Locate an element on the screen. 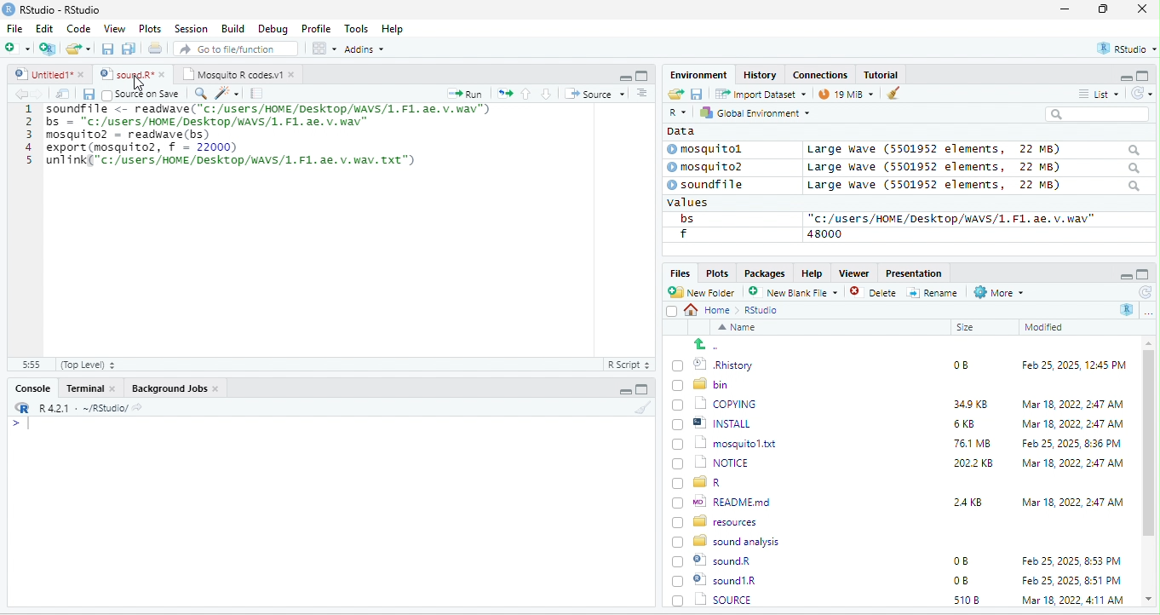  © Untitied1* » is located at coordinates (46, 74).